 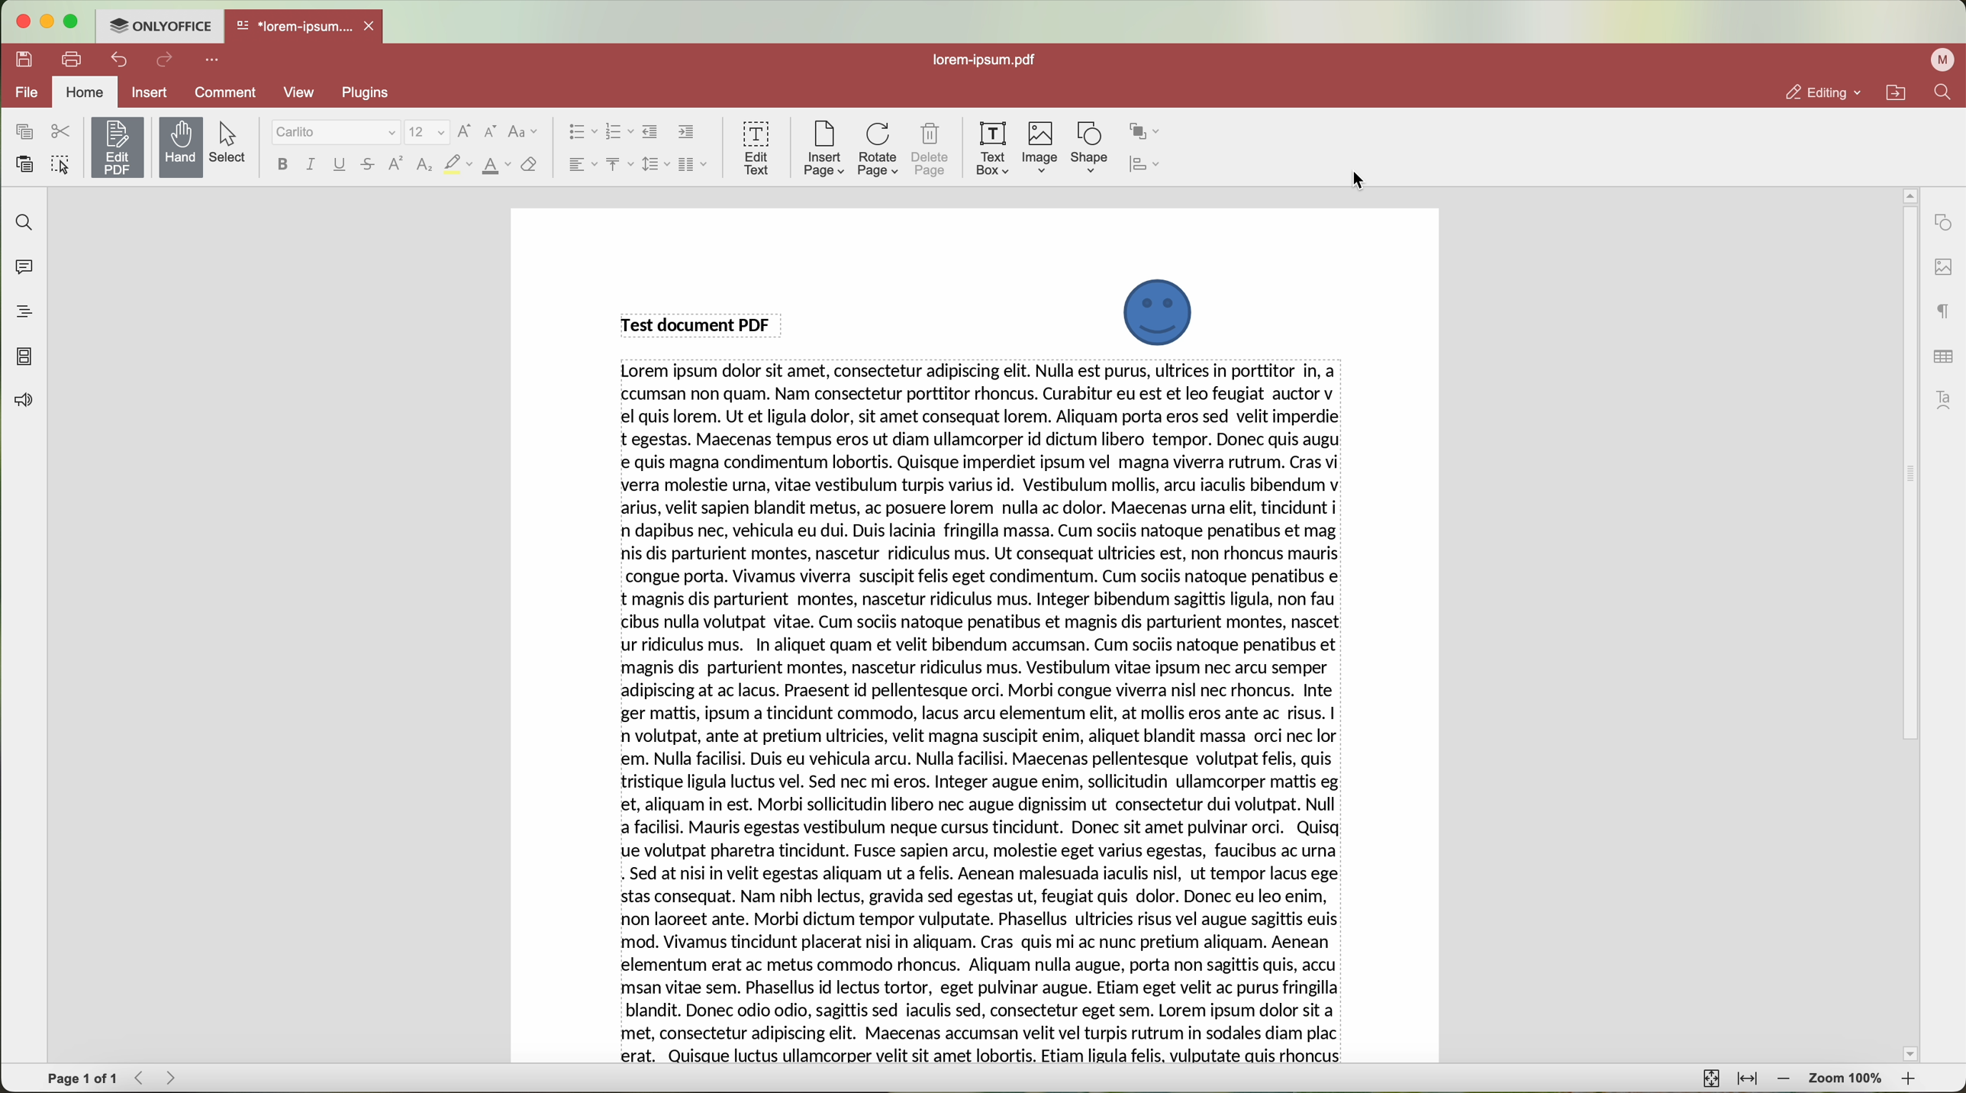 I want to click on vertical align, so click(x=617, y=164).